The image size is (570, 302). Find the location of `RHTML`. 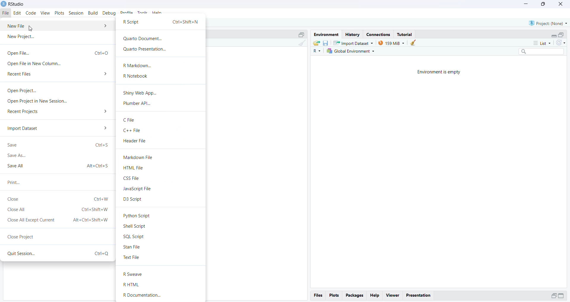

RHTML is located at coordinates (133, 285).